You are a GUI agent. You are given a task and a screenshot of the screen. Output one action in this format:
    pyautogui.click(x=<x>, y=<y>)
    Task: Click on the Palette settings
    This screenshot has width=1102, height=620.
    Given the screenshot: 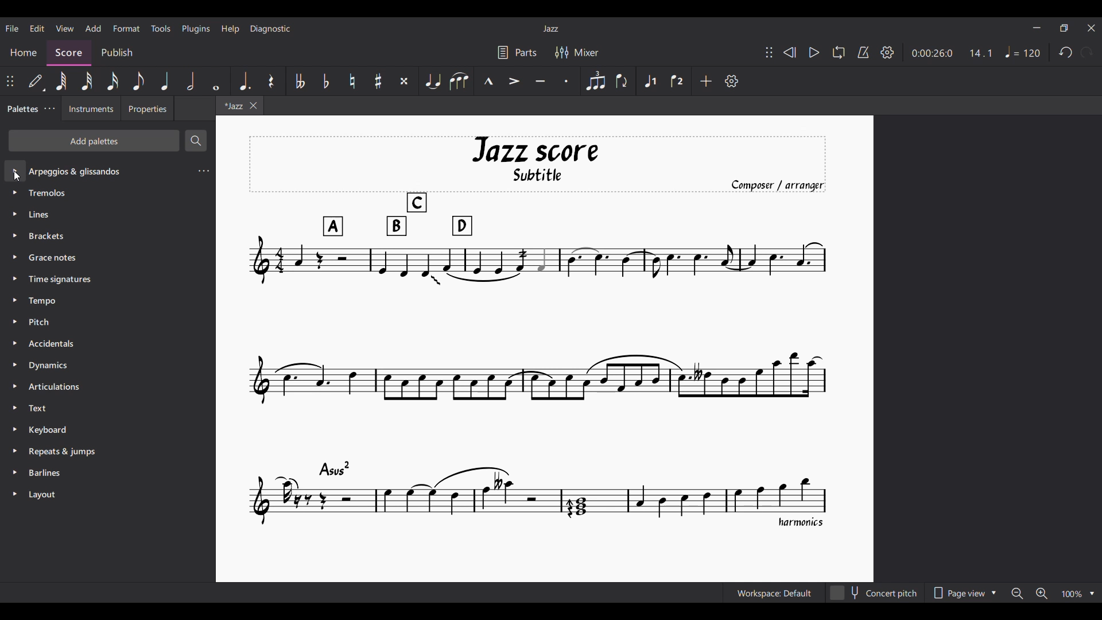 What is the action you would take?
    pyautogui.click(x=49, y=108)
    